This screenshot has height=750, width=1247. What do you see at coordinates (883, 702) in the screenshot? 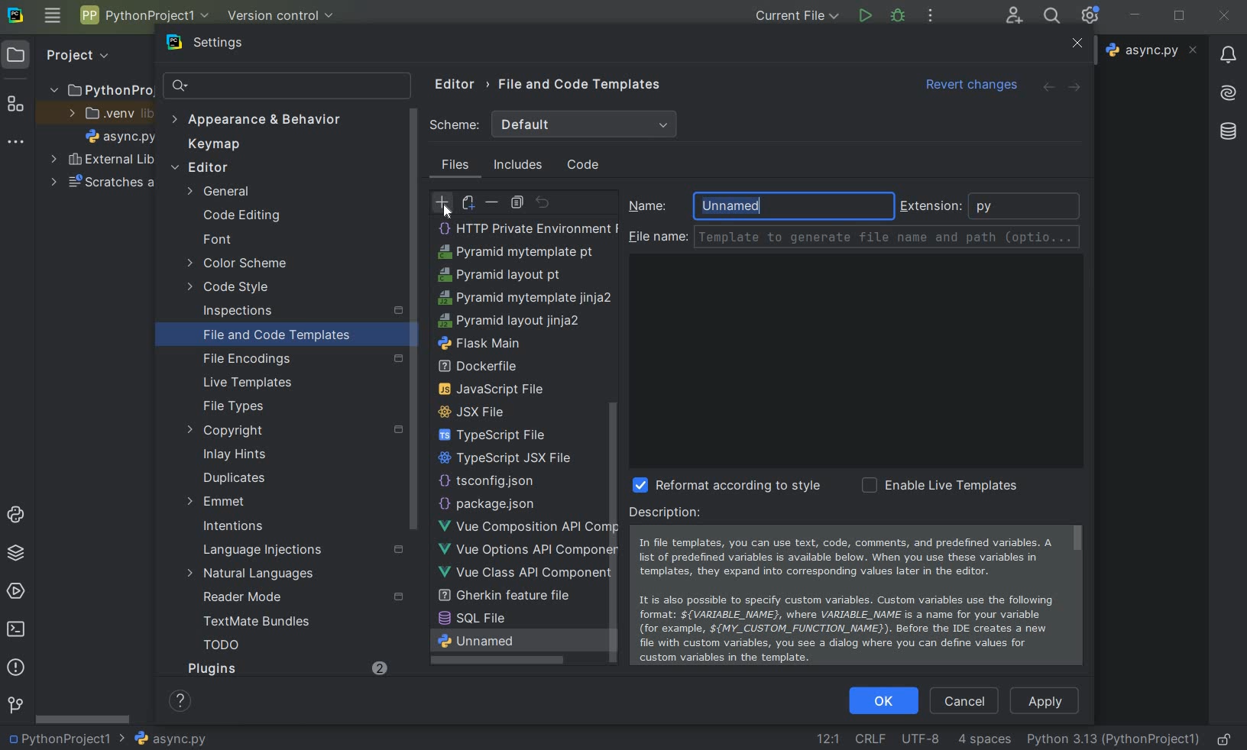
I see `ok` at bounding box center [883, 702].